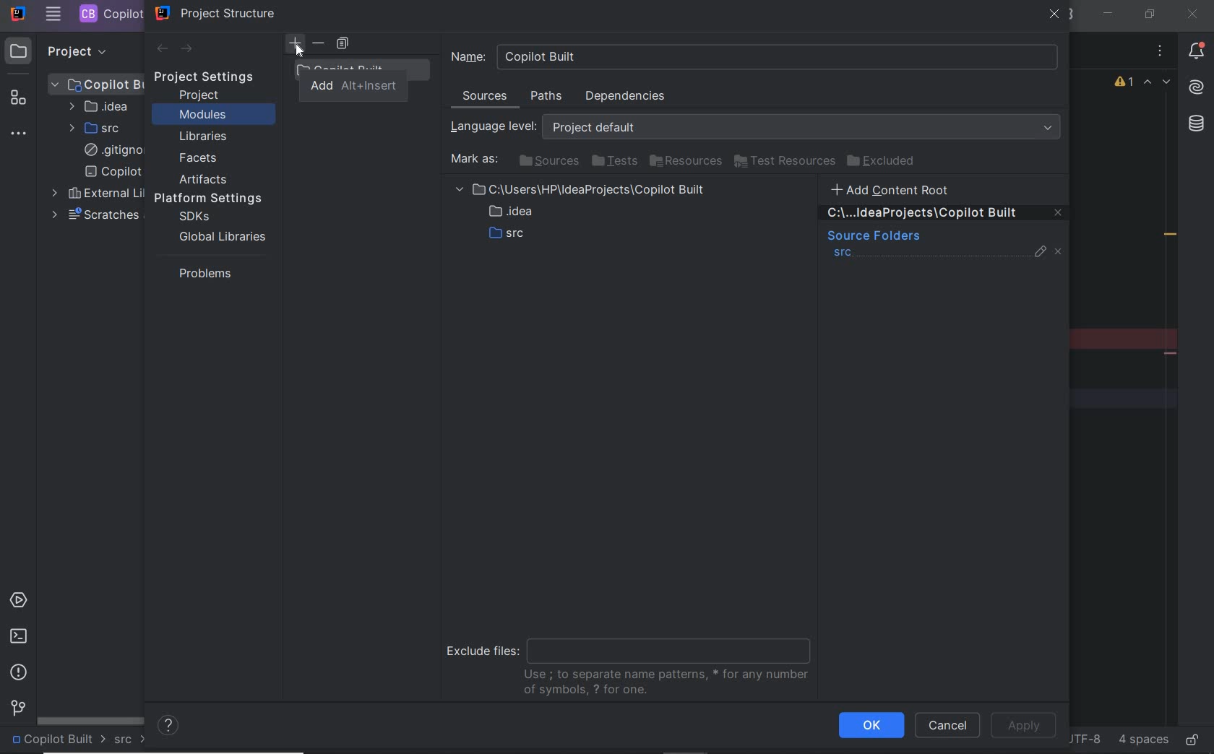 The image size is (1214, 754). Describe the element at coordinates (53, 14) in the screenshot. I see `MAIN MENU` at that location.